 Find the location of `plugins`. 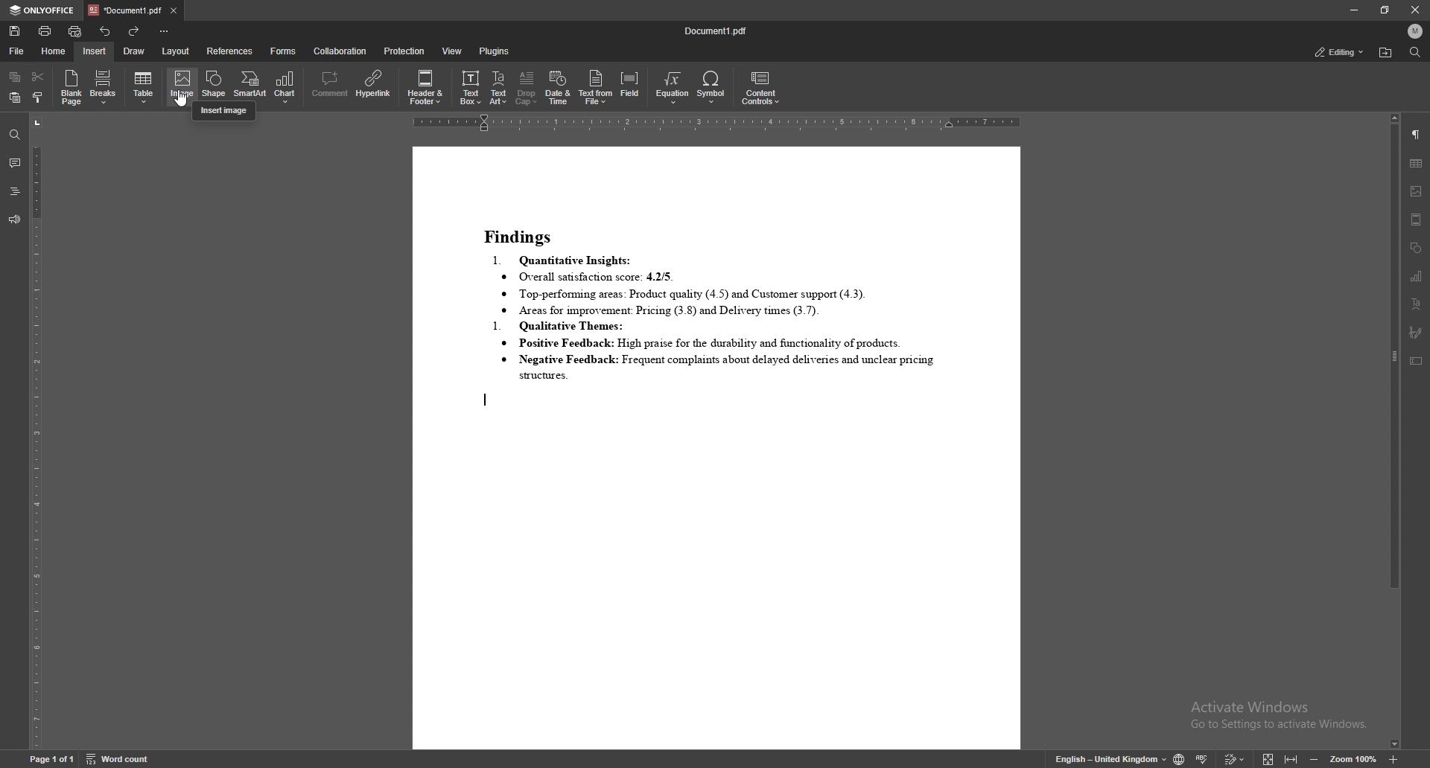

plugins is located at coordinates (496, 51).